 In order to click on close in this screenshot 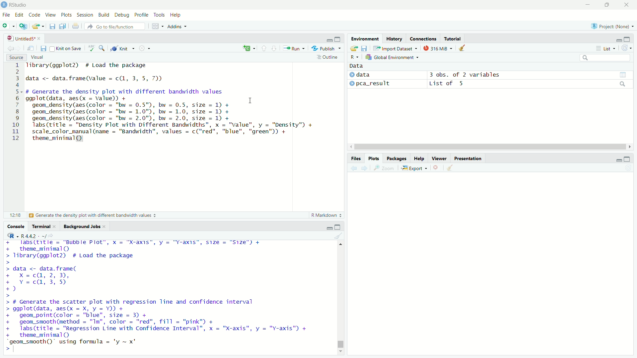, I will do `click(626, 5)`.